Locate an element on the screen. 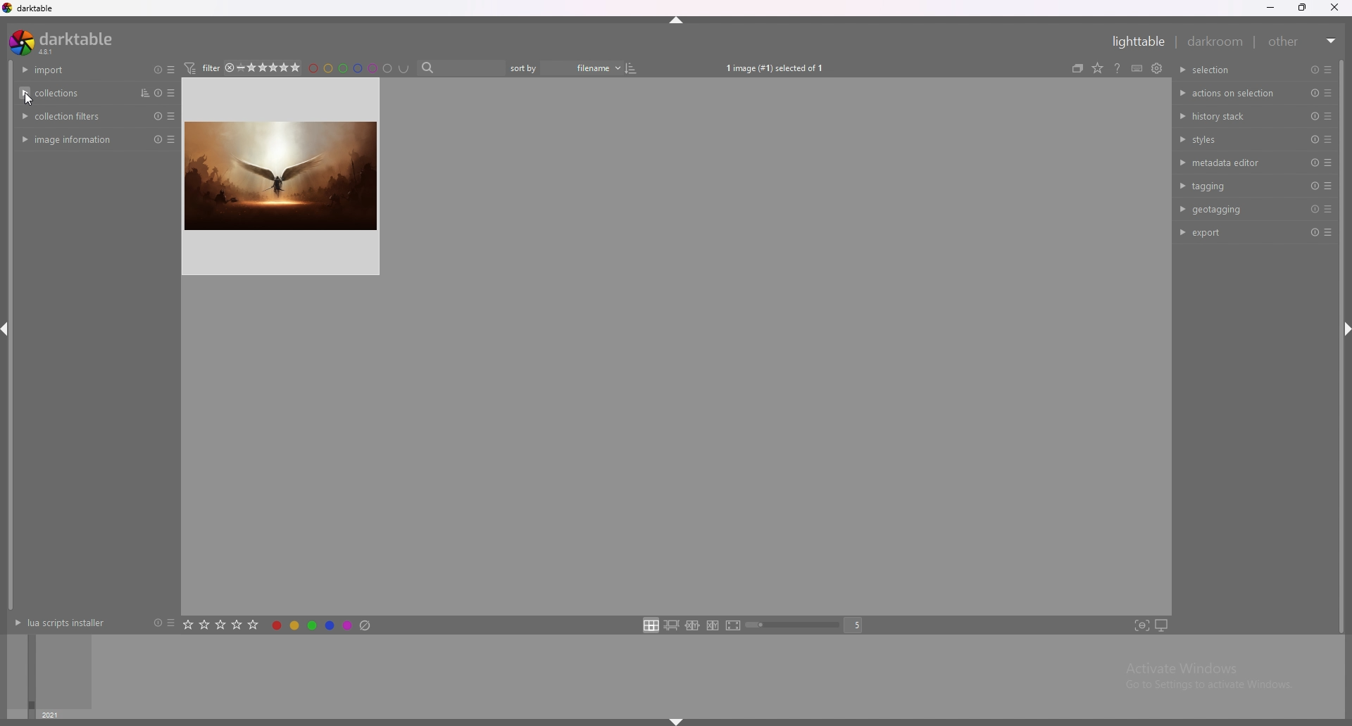  presets is located at coordinates (174, 70).